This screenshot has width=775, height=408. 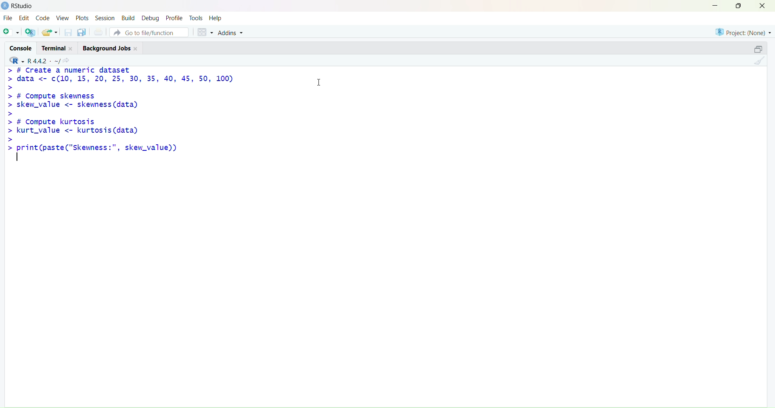 I want to click on Minimize, so click(x=716, y=6).